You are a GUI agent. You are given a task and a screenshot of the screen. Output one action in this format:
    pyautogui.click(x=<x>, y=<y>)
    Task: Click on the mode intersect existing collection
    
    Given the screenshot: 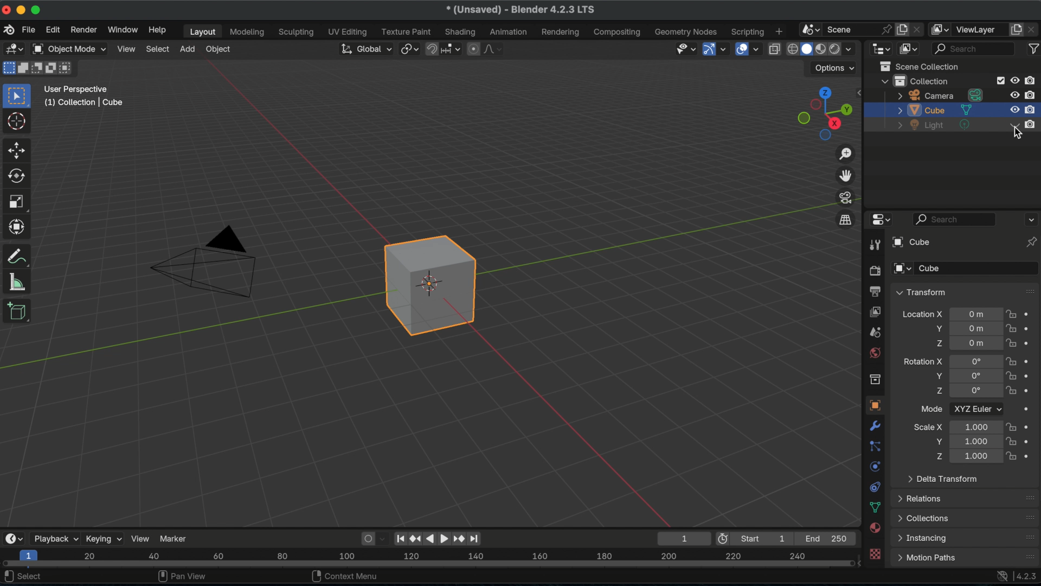 What is the action you would take?
    pyautogui.click(x=67, y=68)
    